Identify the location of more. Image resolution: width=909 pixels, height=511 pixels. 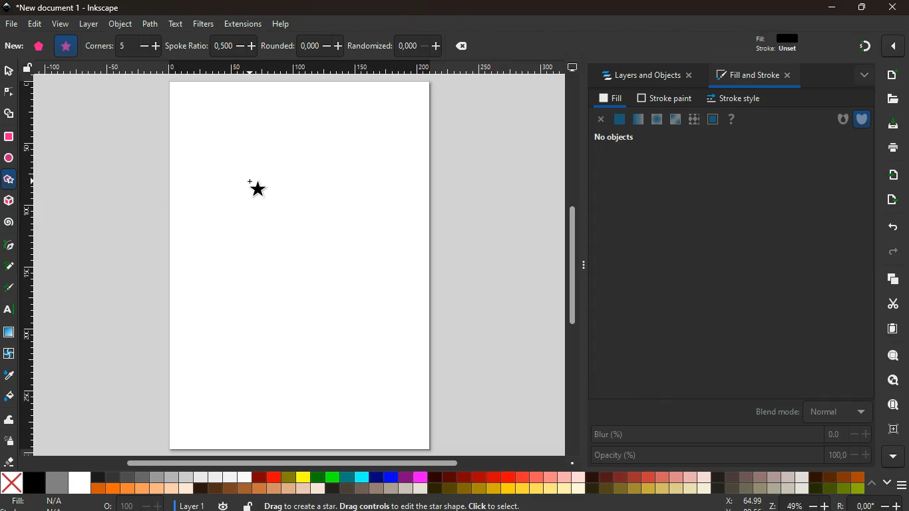
(858, 76).